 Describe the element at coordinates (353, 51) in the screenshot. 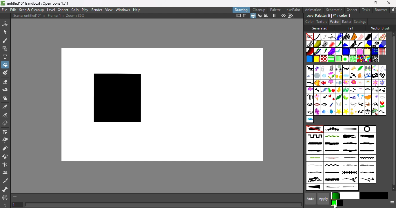

I see `Hatched shading` at that location.